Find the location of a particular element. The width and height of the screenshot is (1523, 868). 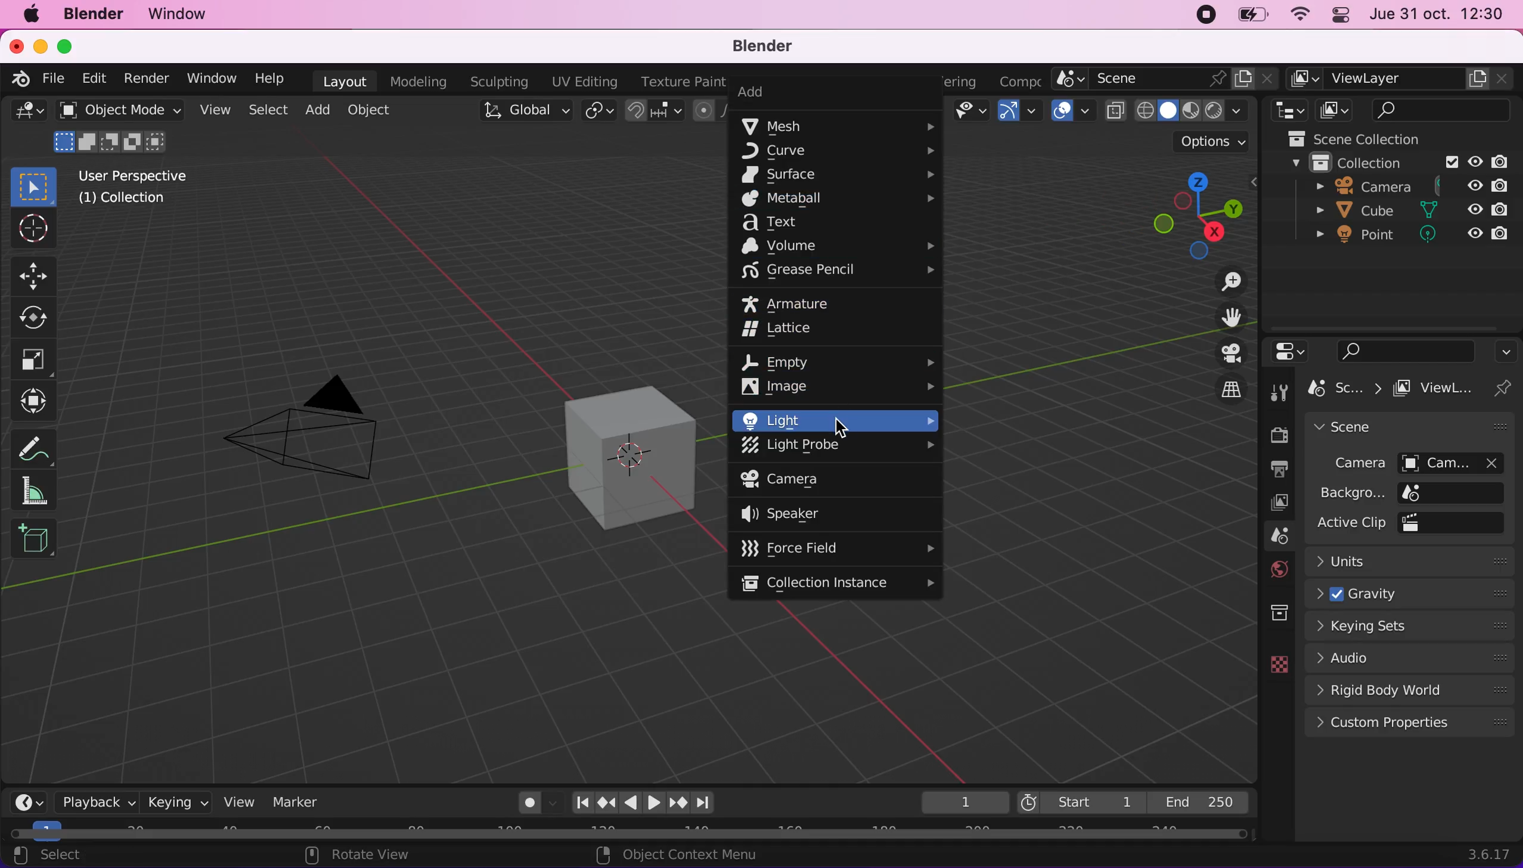

hide in viewpoint is located at coordinates (1473, 235).